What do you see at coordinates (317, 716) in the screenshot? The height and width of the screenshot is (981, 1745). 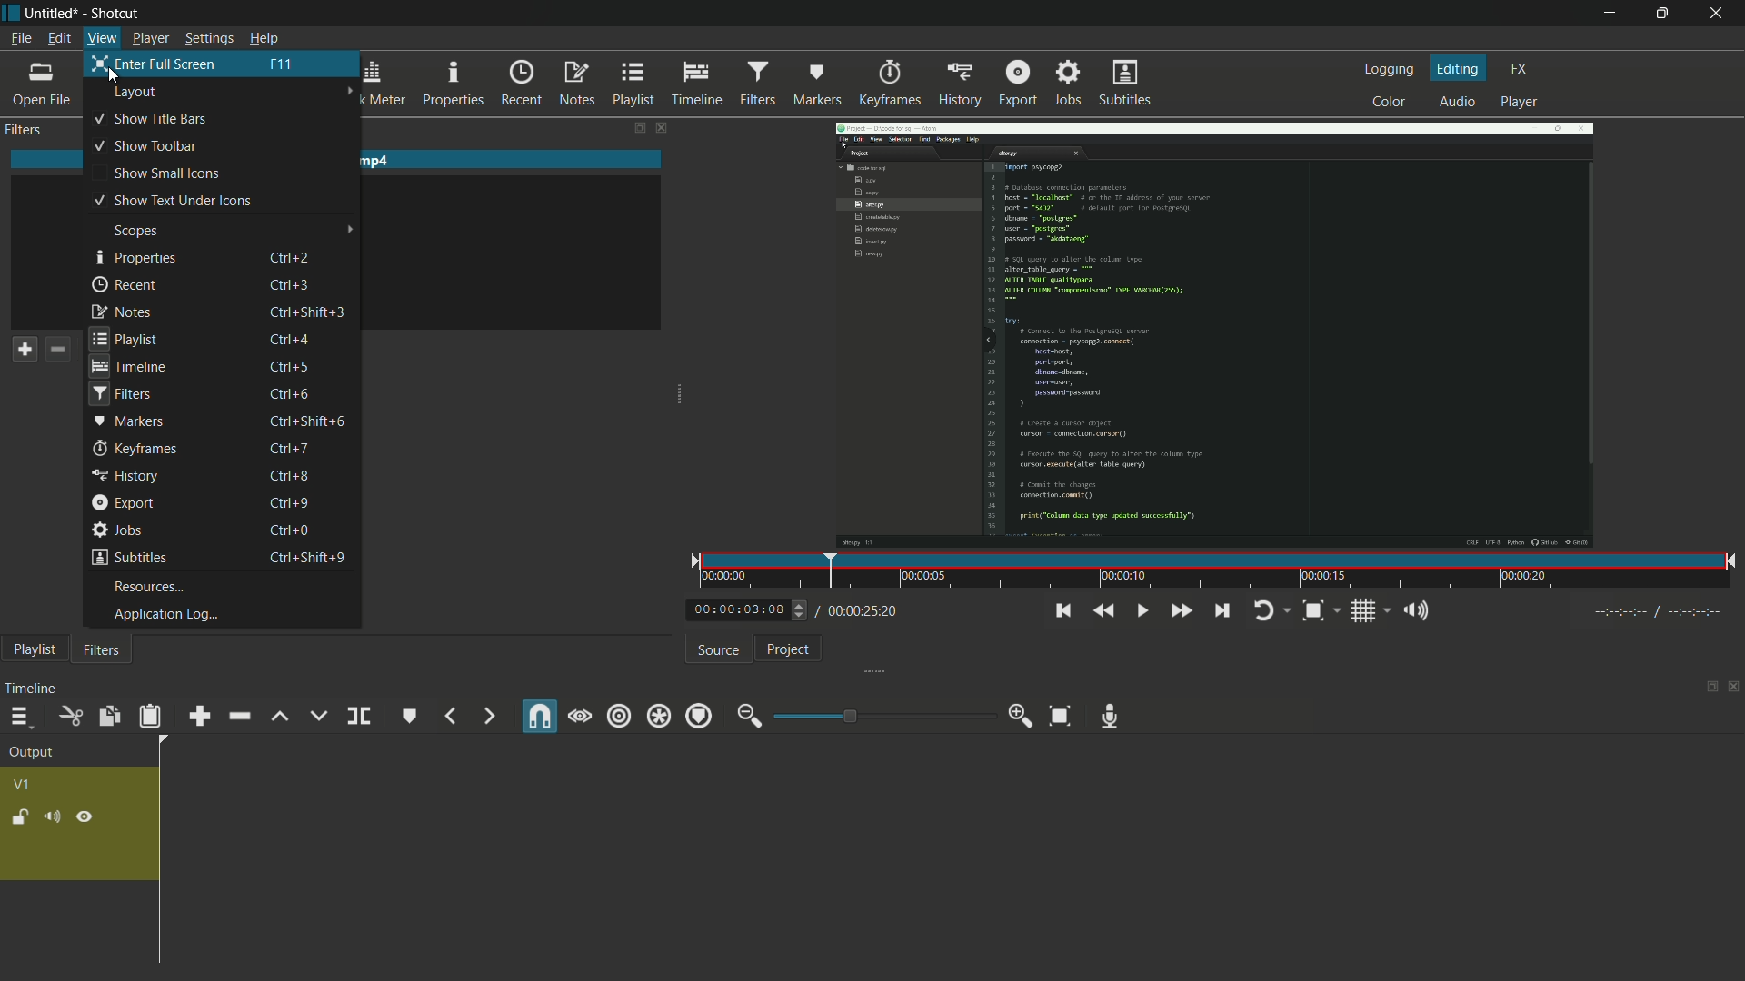 I see `overwrite` at bounding box center [317, 716].